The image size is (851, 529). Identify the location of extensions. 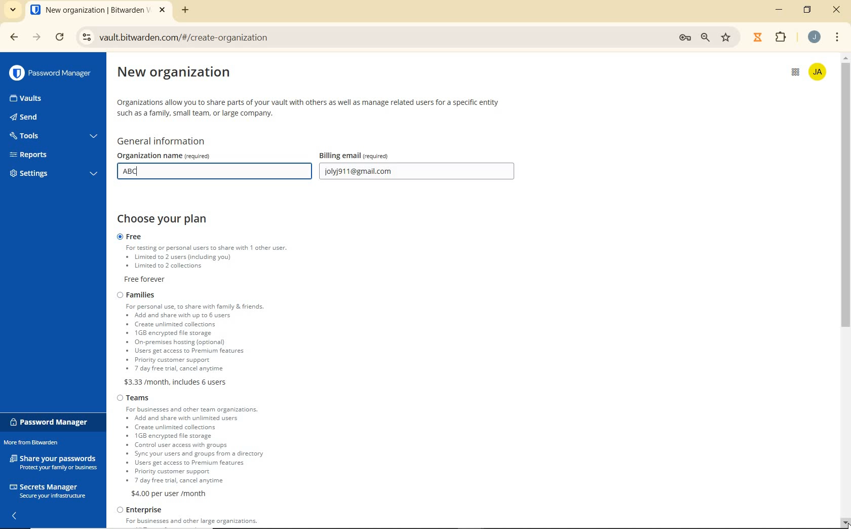
(779, 37).